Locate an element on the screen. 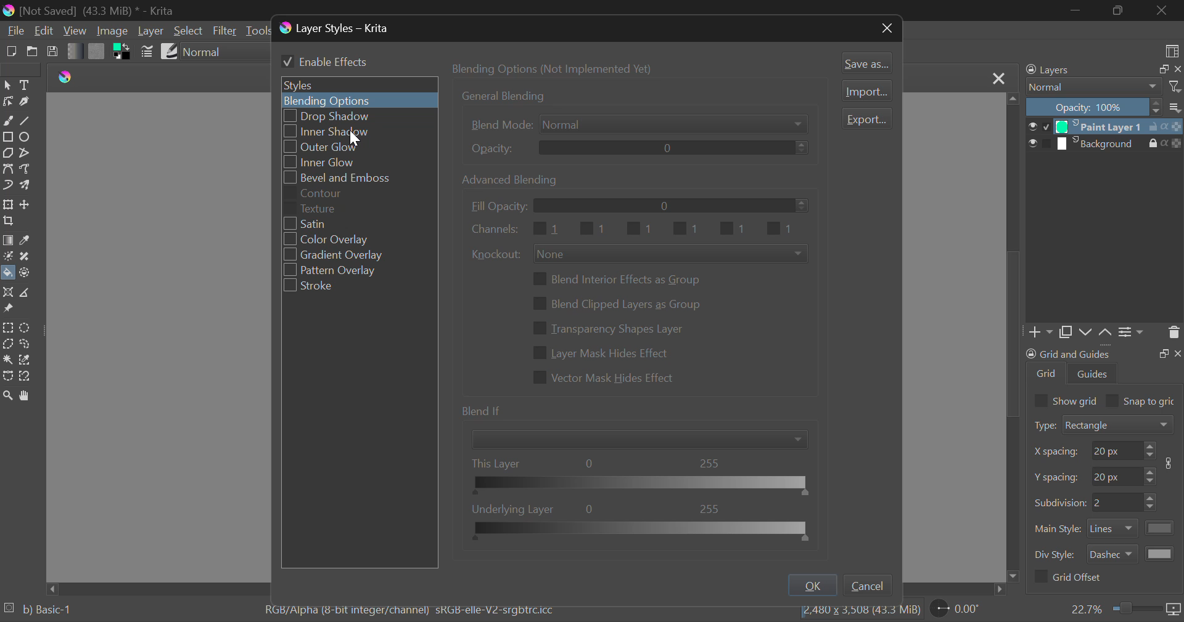 The width and height of the screenshot is (1184, 622). Styles is located at coordinates (358, 84).